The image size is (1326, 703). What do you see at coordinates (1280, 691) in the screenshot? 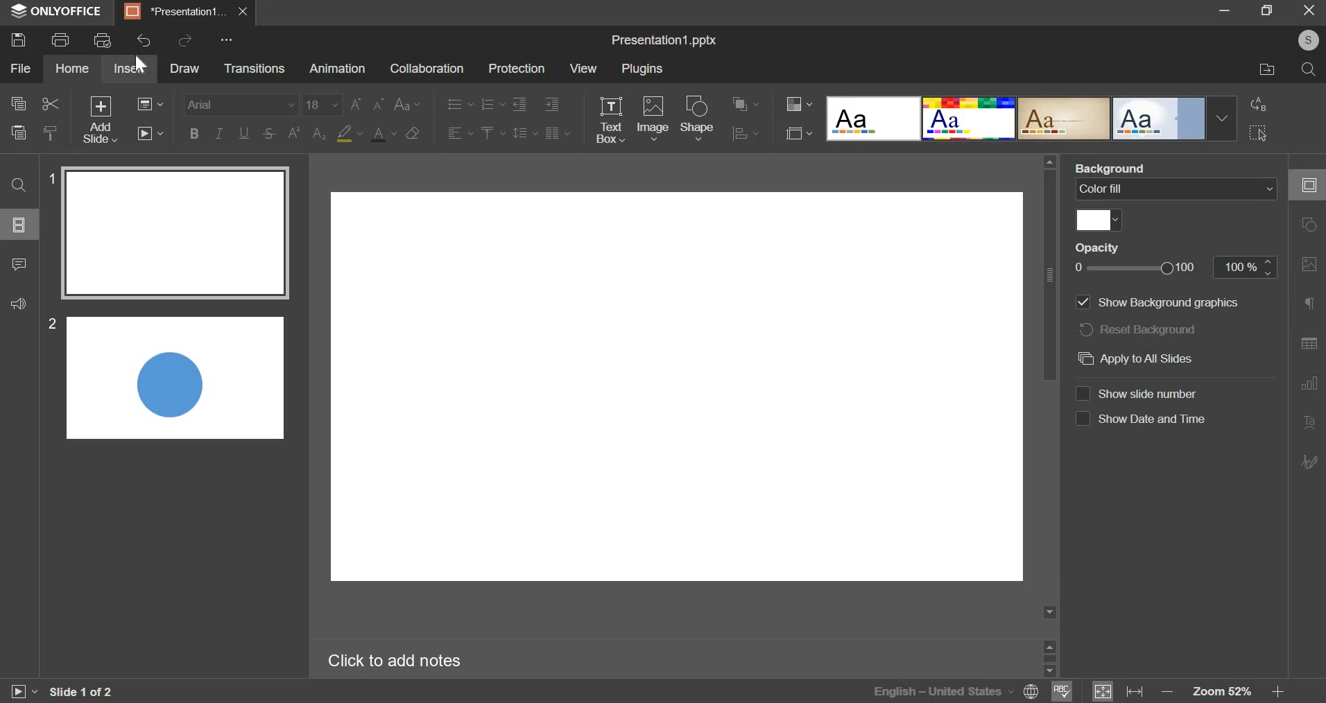
I see `increase zoom` at bounding box center [1280, 691].